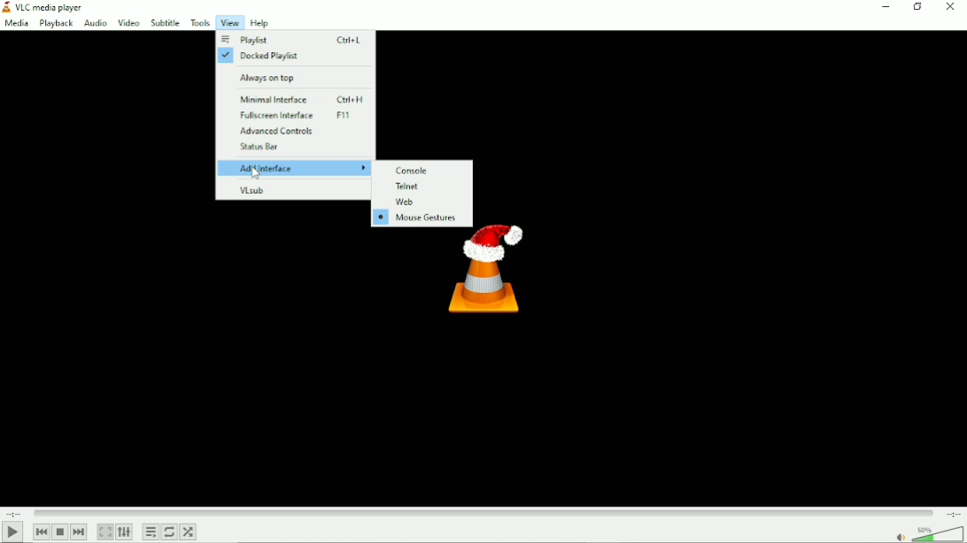  What do you see at coordinates (295, 168) in the screenshot?
I see `Add interface` at bounding box center [295, 168].